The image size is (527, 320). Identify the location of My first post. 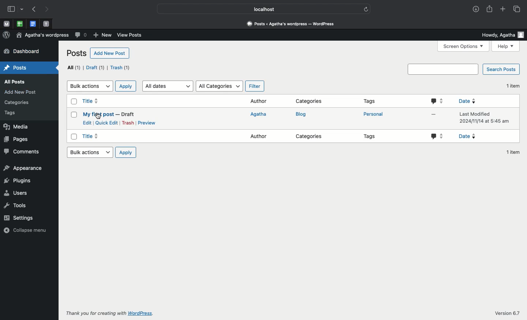
(110, 114).